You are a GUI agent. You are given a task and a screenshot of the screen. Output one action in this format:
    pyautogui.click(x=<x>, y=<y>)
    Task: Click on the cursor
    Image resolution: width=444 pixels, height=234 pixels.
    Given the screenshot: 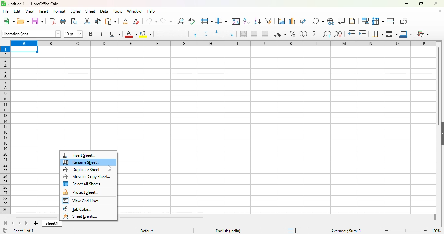 What is the action you would take?
    pyautogui.click(x=109, y=168)
    